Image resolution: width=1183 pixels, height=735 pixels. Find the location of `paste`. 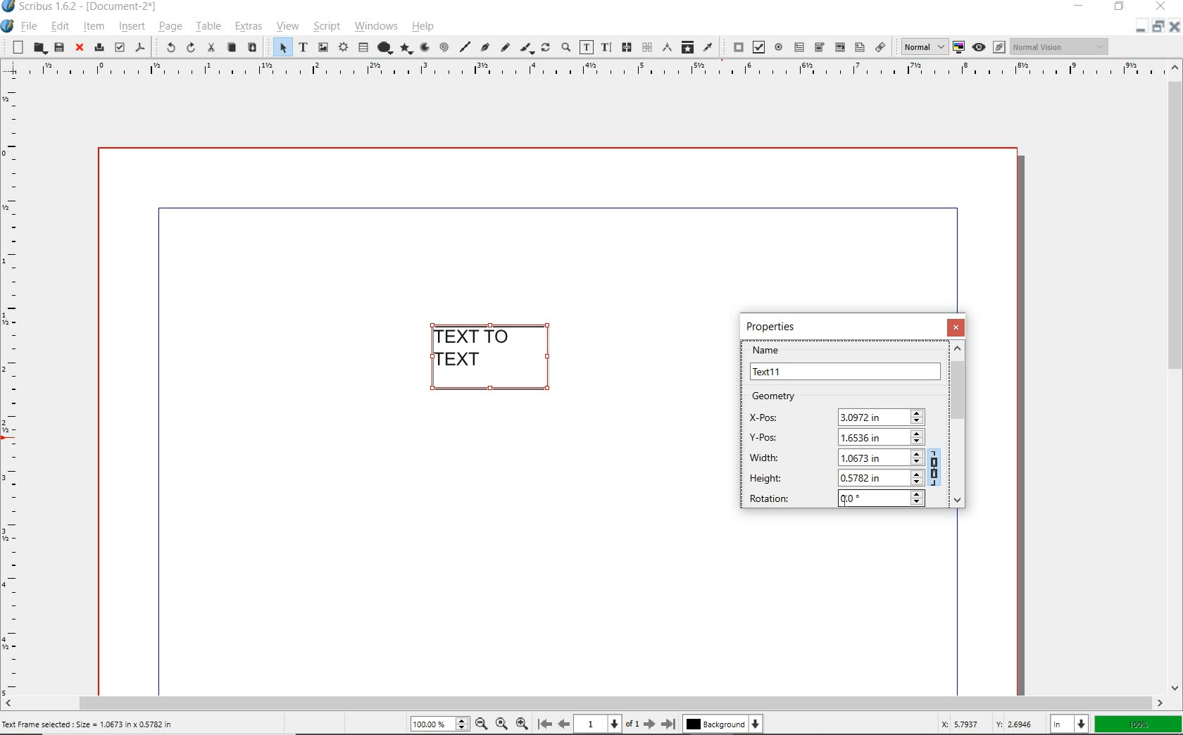

paste is located at coordinates (252, 47).